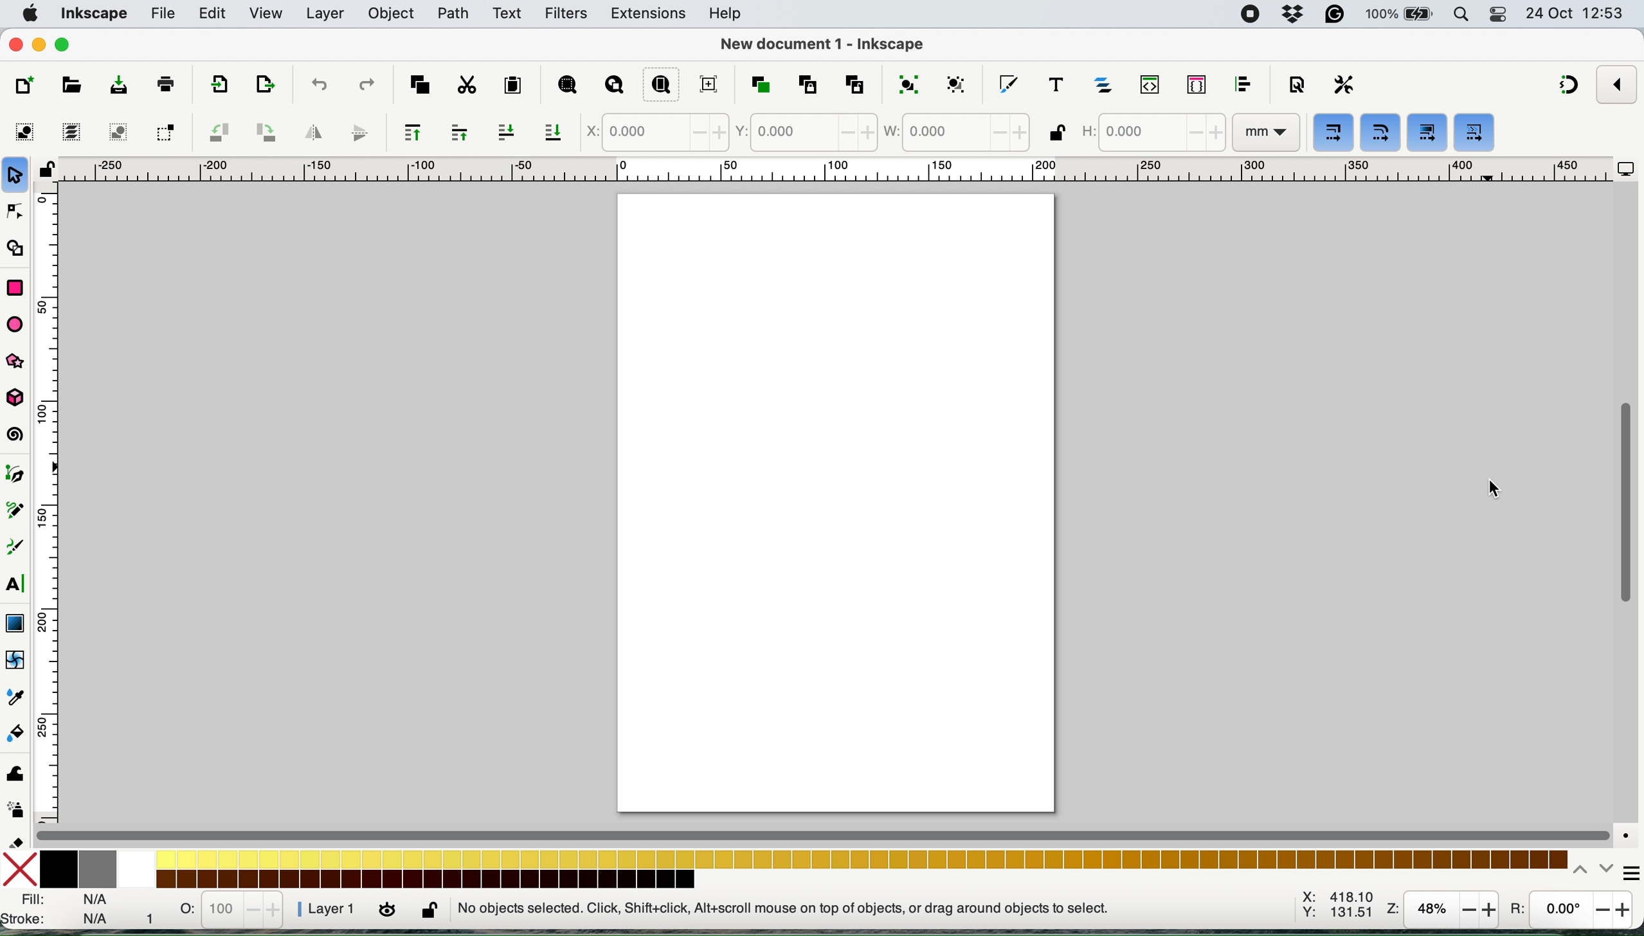 The height and width of the screenshot is (936, 1644). What do you see at coordinates (152, 912) in the screenshot?
I see `1` at bounding box center [152, 912].